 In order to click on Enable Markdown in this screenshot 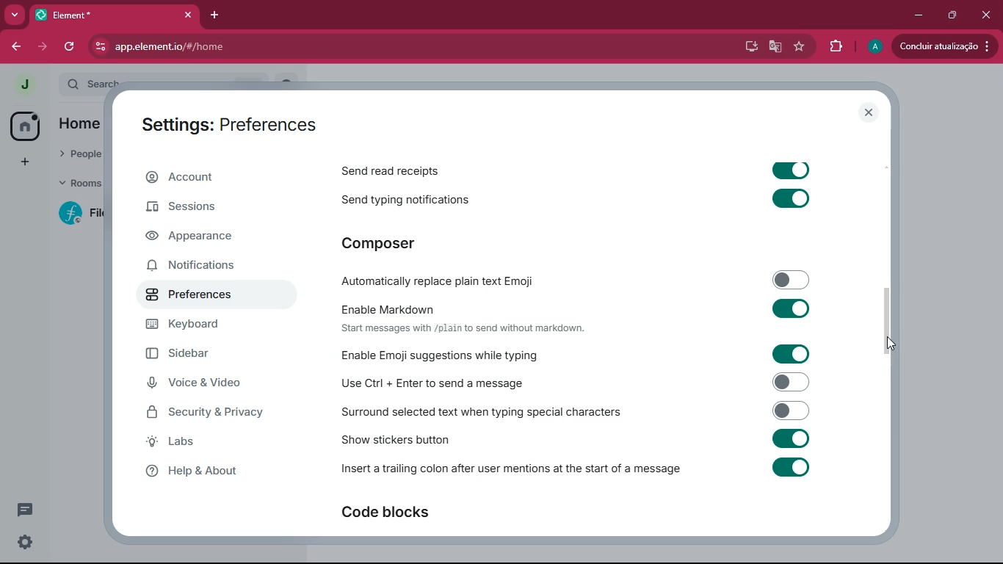, I will do `click(569, 308)`.